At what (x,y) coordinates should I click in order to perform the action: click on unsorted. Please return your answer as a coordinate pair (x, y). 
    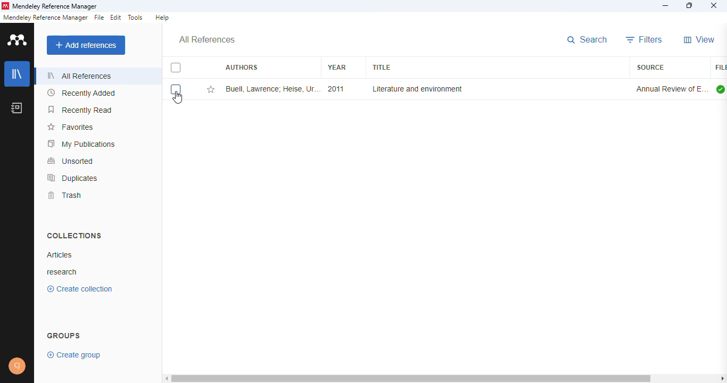
    Looking at the image, I should click on (71, 161).